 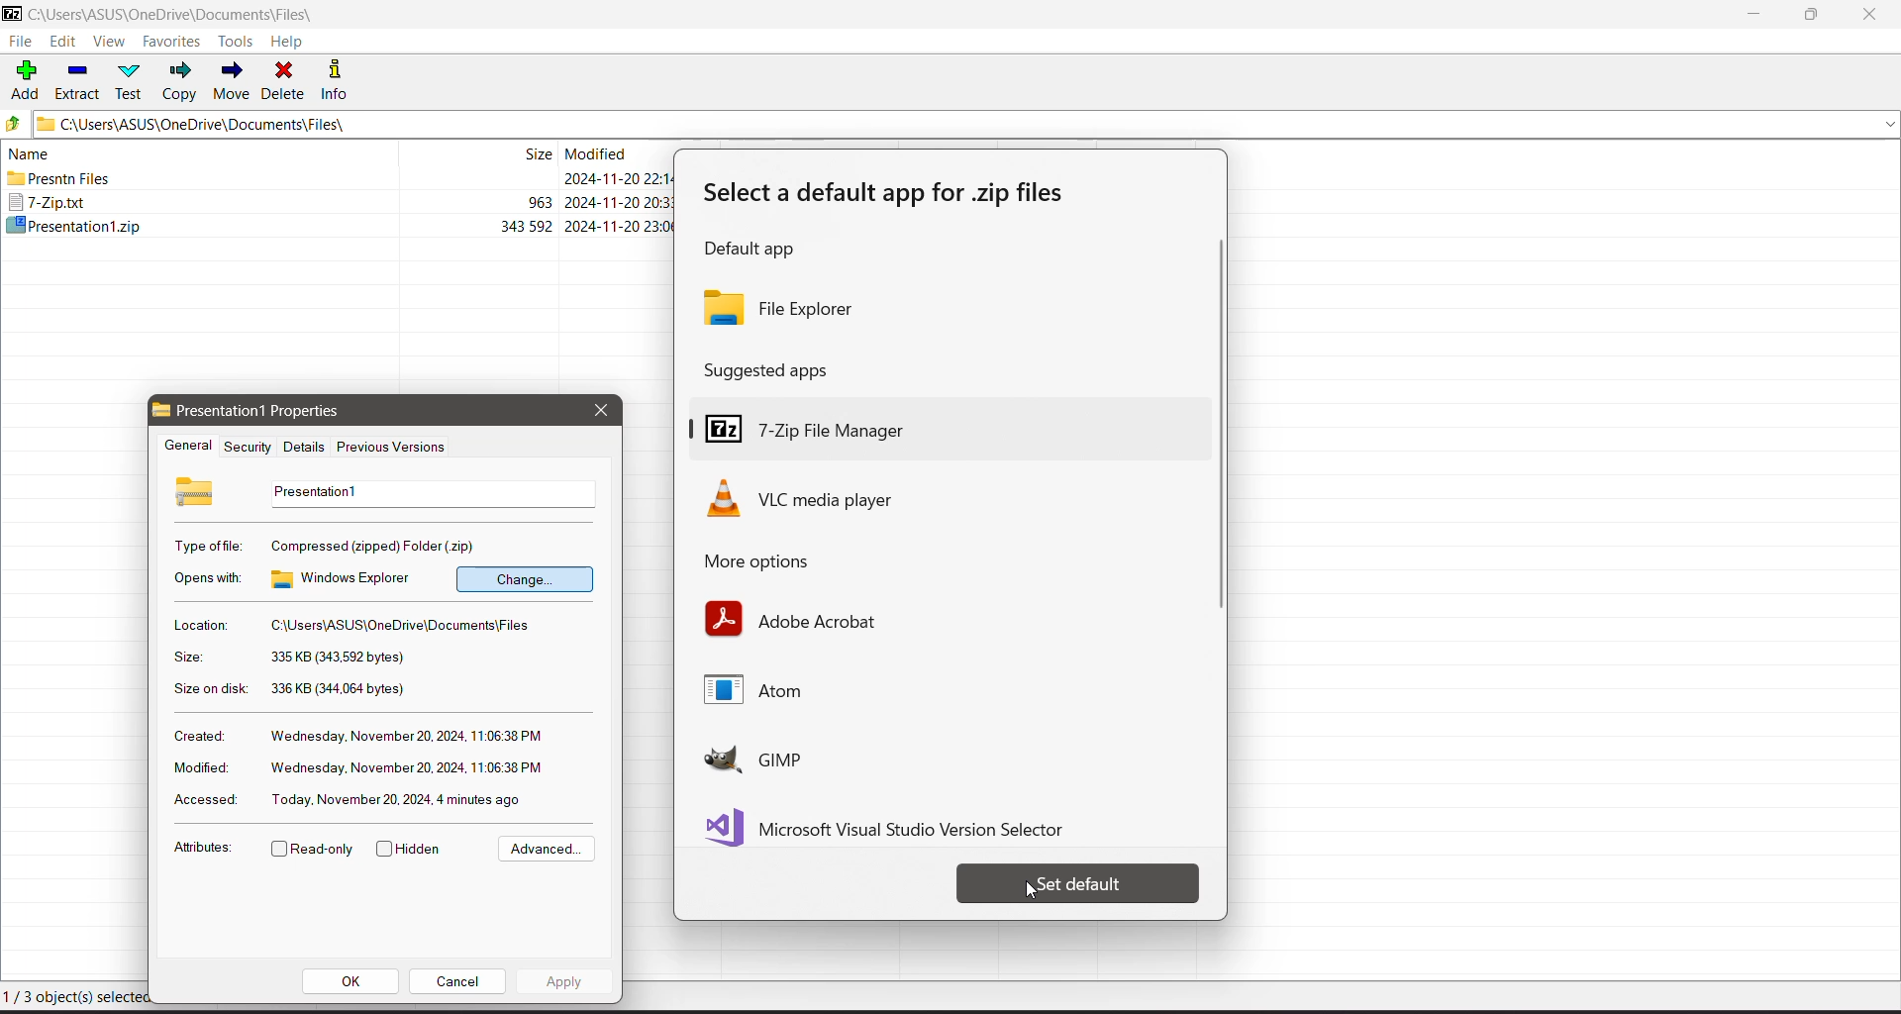 What do you see at coordinates (1078, 883) in the screenshot?
I see `Cursor on Set Default` at bounding box center [1078, 883].